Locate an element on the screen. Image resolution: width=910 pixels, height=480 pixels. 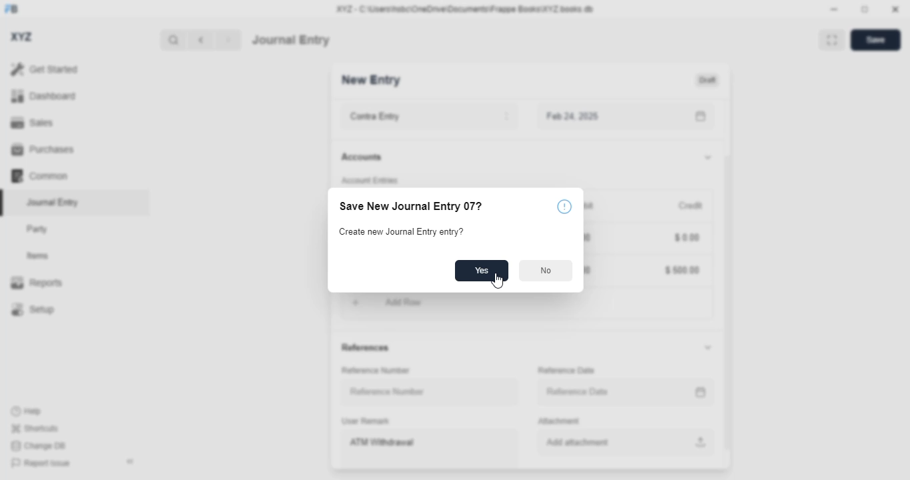
XYZ - C:\Users\hsbc\OneDrive\Documents\Frappe Books\XYZ books. db is located at coordinates (465, 9).